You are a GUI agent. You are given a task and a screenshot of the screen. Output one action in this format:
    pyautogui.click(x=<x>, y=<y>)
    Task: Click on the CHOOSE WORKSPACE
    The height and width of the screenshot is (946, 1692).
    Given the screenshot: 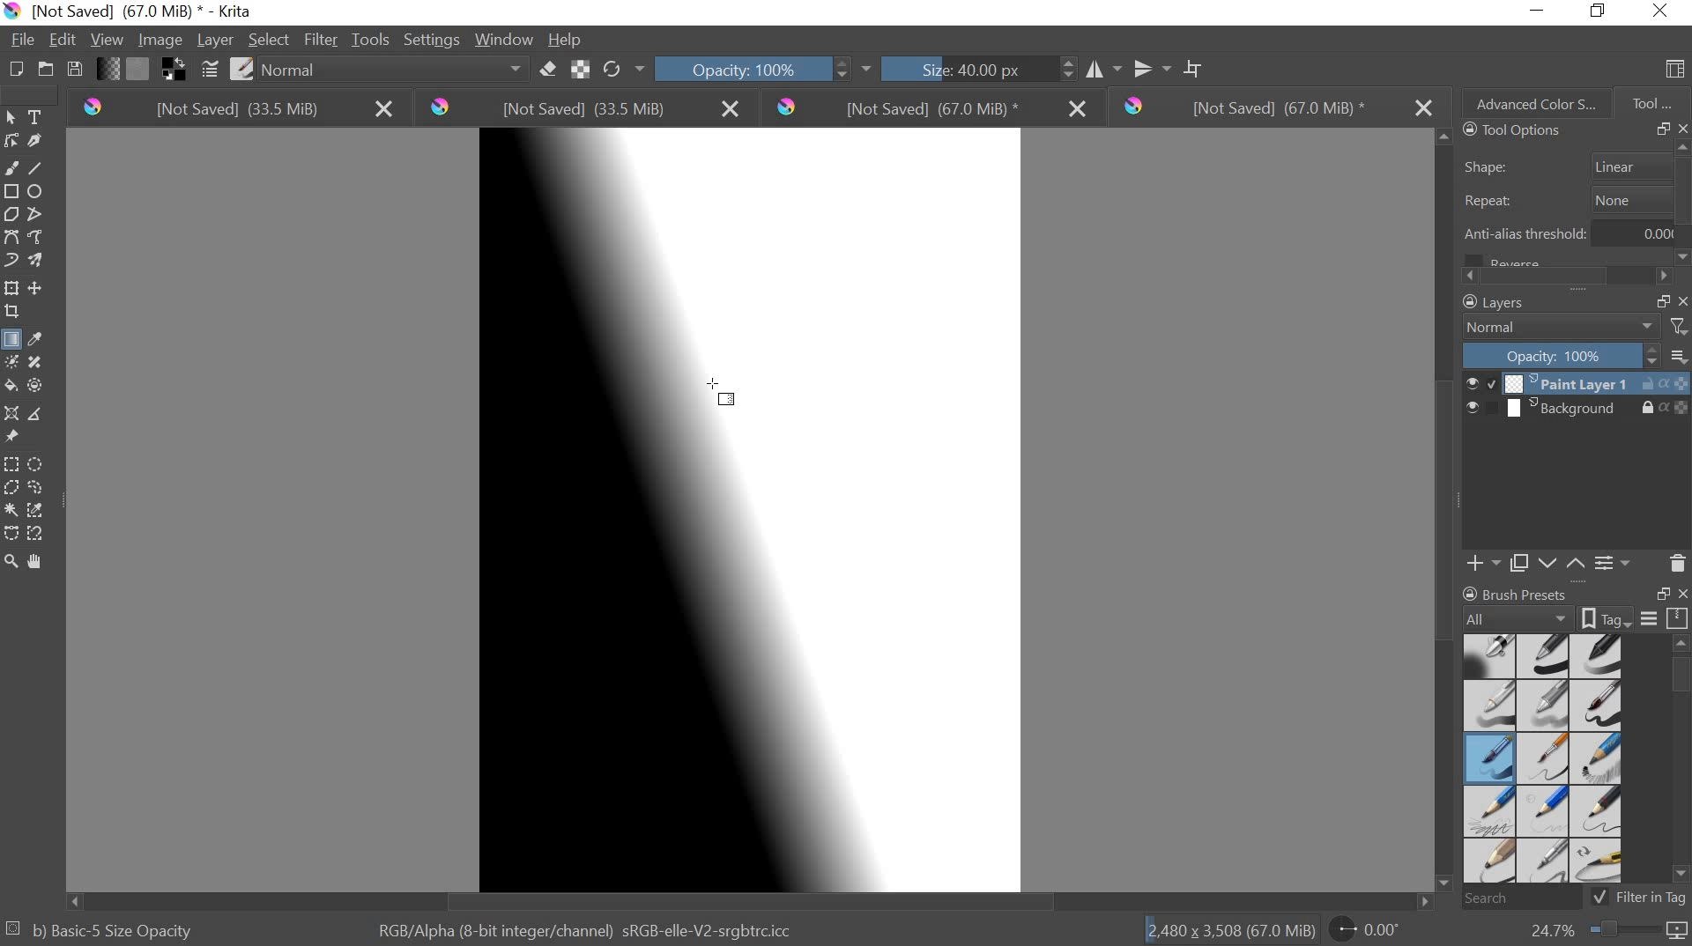 What is the action you would take?
    pyautogui.click(x=1675, y=71)
    